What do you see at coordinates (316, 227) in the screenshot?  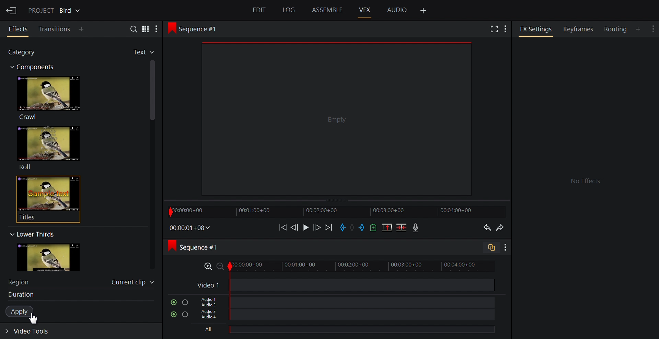 I see `Nudge one frame forward` at bounding box center [316, 227].